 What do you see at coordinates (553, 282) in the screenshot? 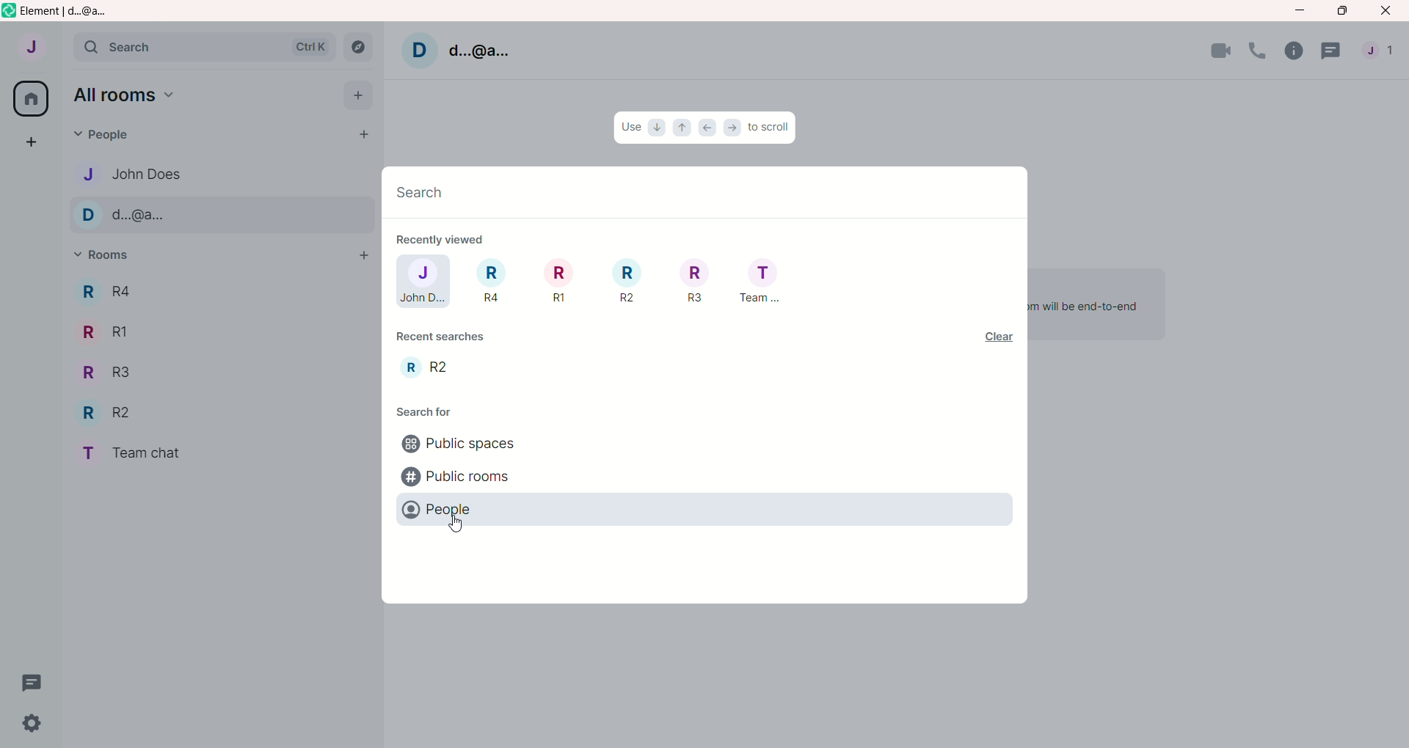
I see `recent user r1` at bounding box center [553, 282].